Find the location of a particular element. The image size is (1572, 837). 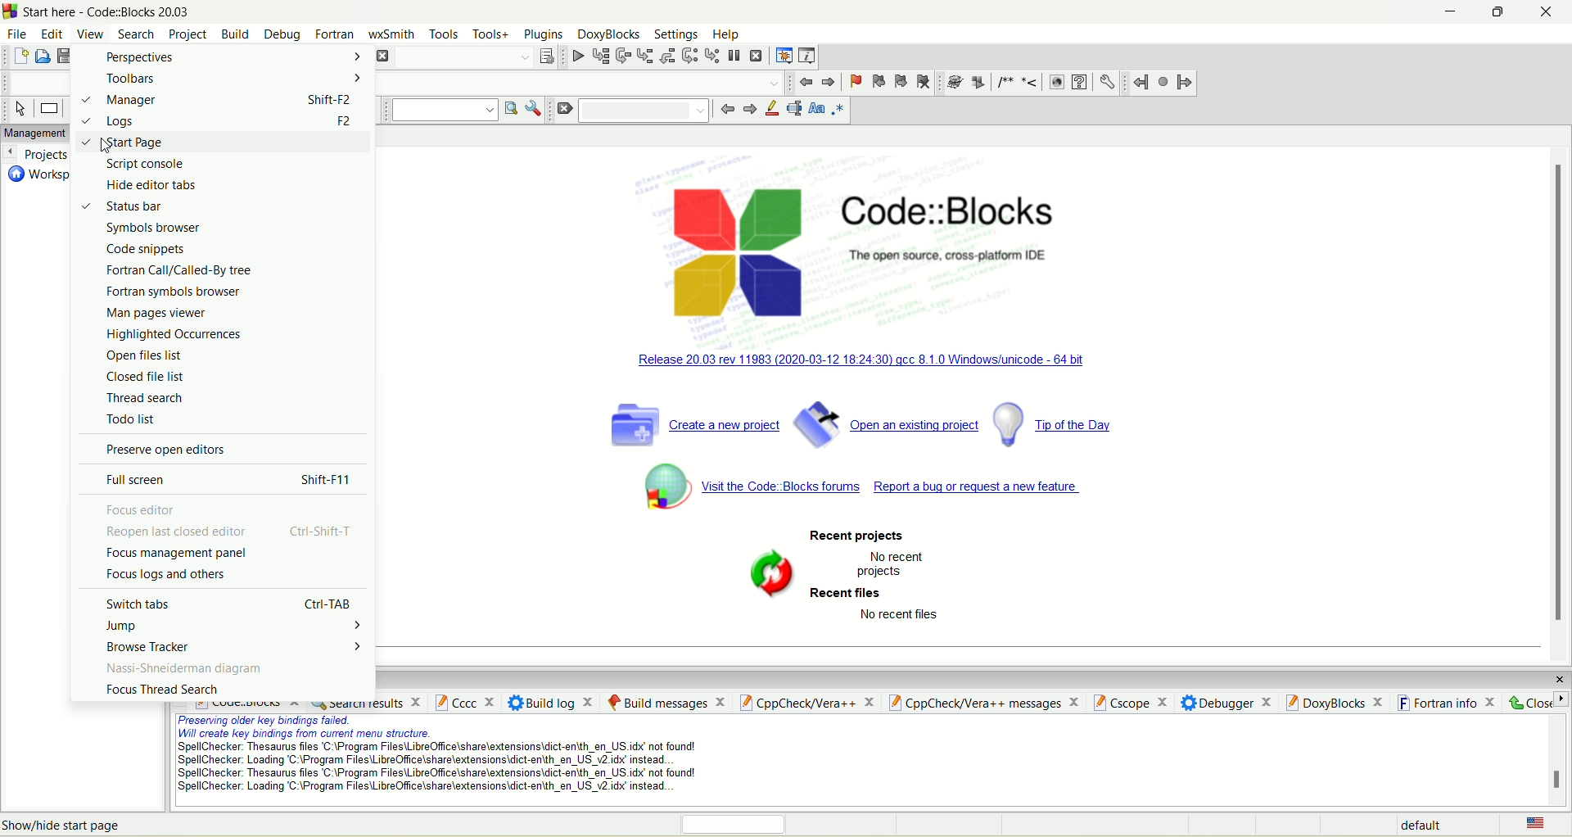

preserve open editors is located at coordinates (168, 450).